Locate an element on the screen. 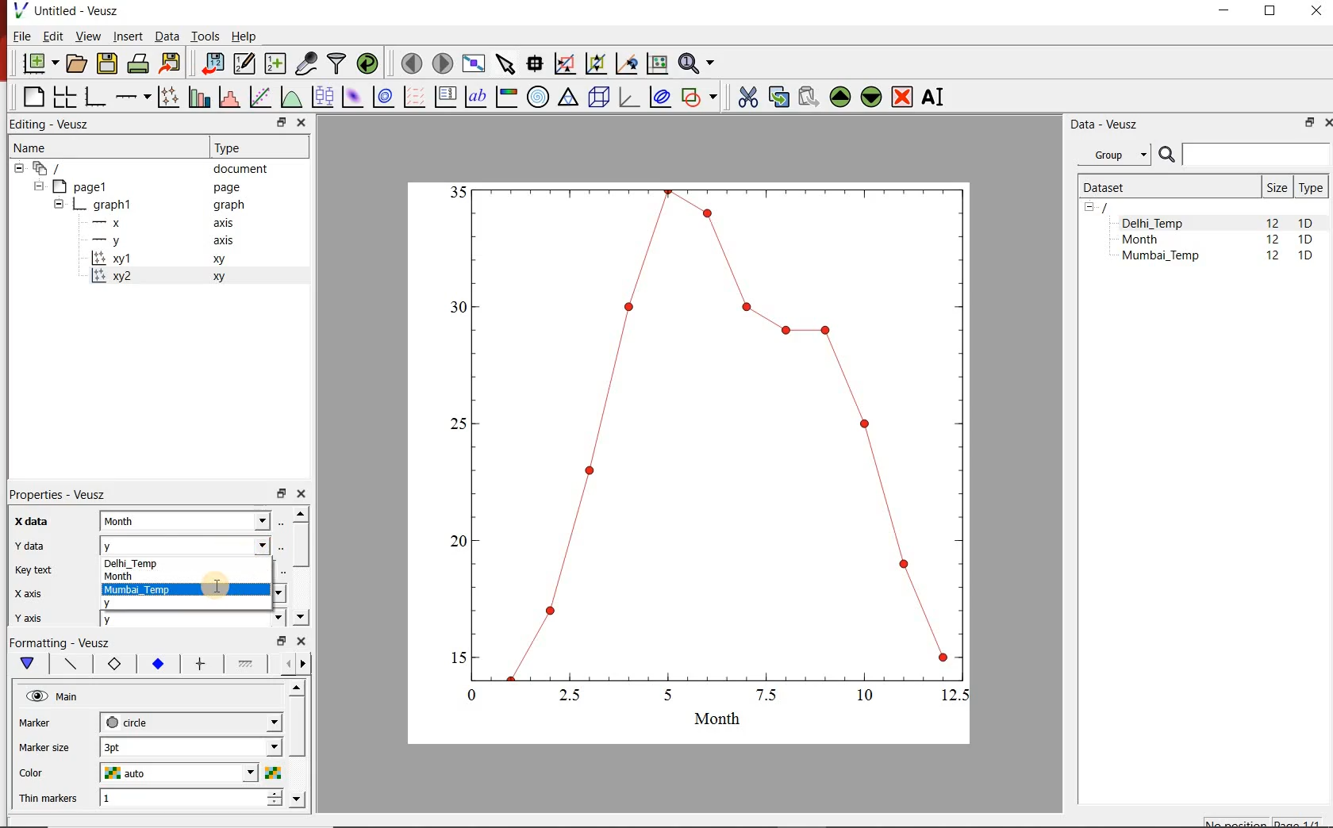 The width and height of the screenshot is (1333, 828). Grid lines is located at coordinates (296, 665).